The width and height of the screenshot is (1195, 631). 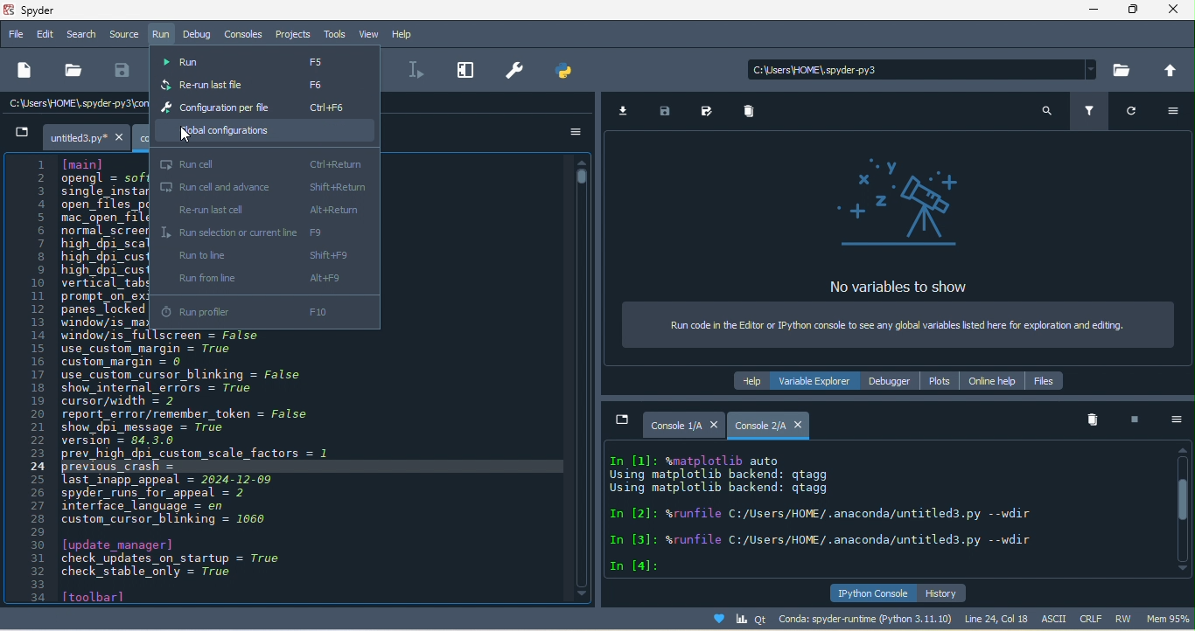 I want to click on history, so click(x=945, y=595).